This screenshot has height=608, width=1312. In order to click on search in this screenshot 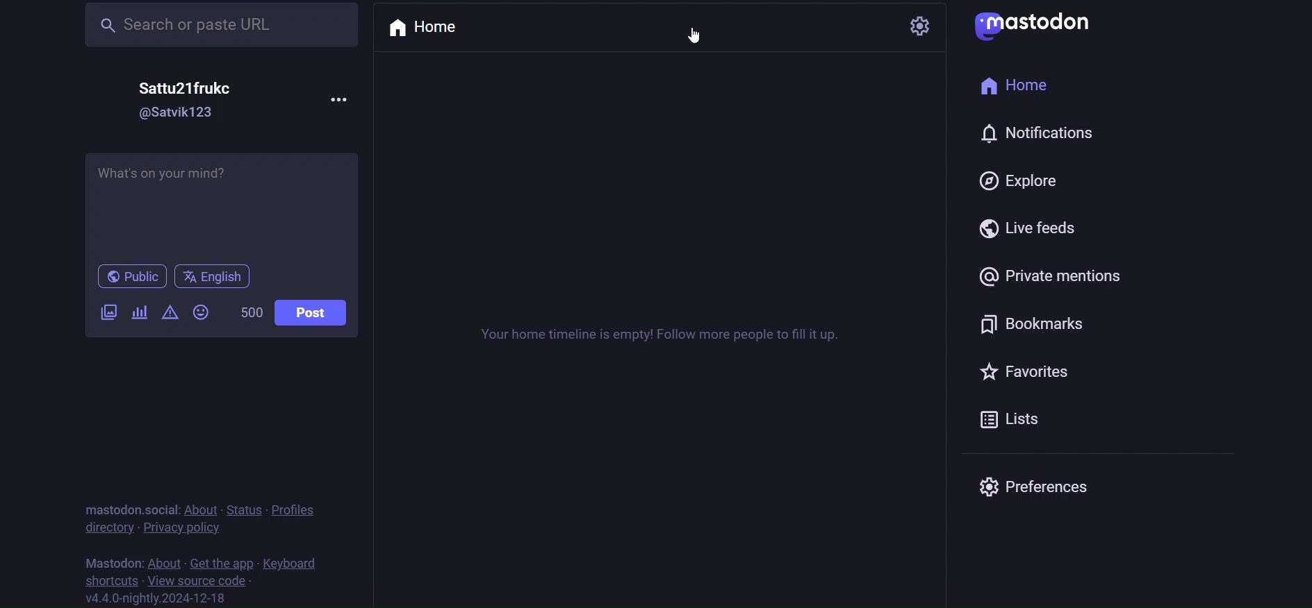, I will do `click(223, 26)`.